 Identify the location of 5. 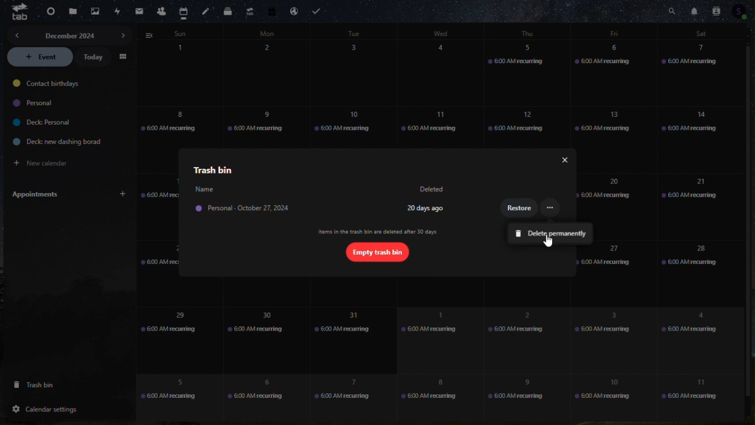
(170, 390).